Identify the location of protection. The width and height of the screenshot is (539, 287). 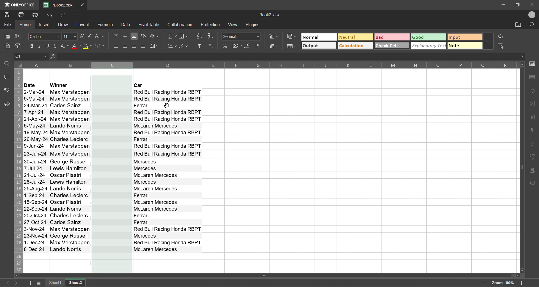
(212, 25).